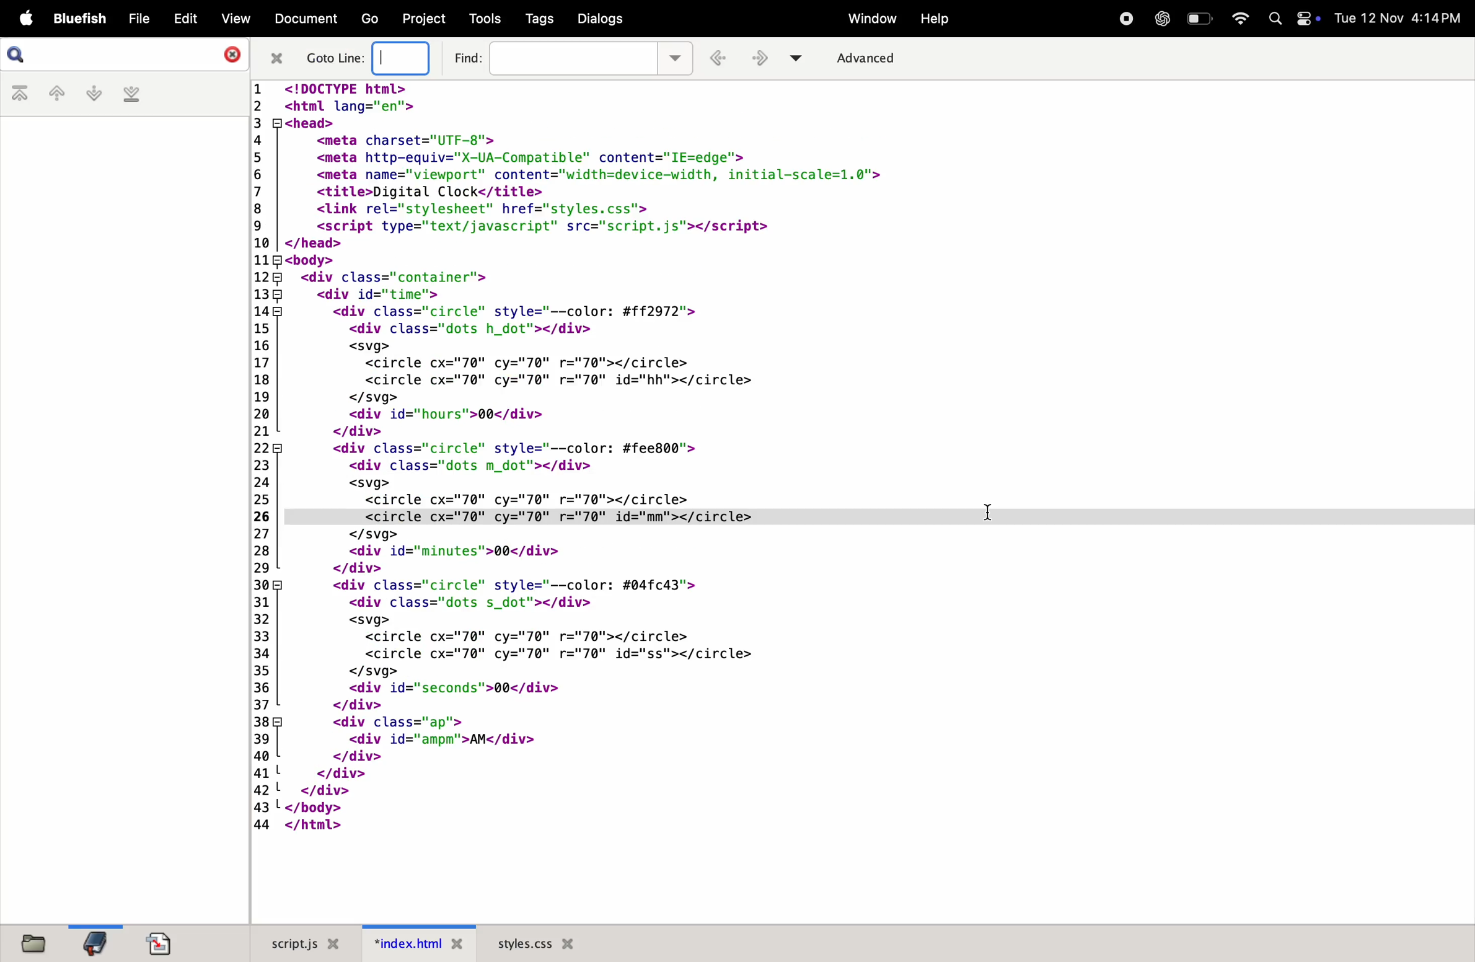  What do you see at coordinates (262, 453) in the screenshot?
I see `line number` at bounding box center [262, 453].